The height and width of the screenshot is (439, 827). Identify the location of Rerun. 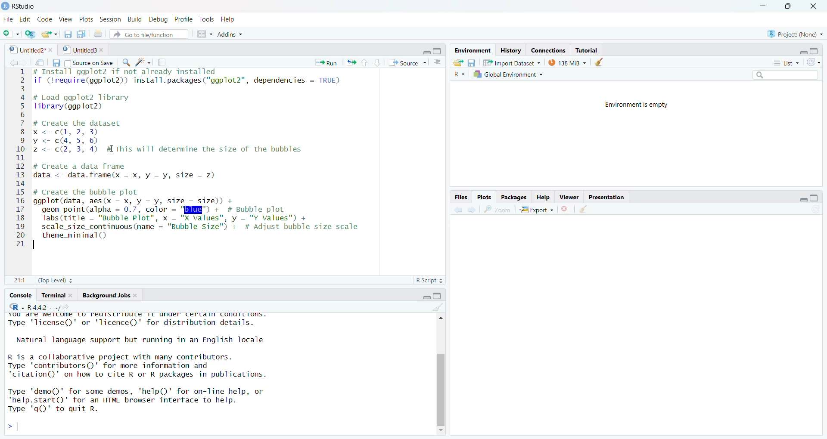
(351, 62).